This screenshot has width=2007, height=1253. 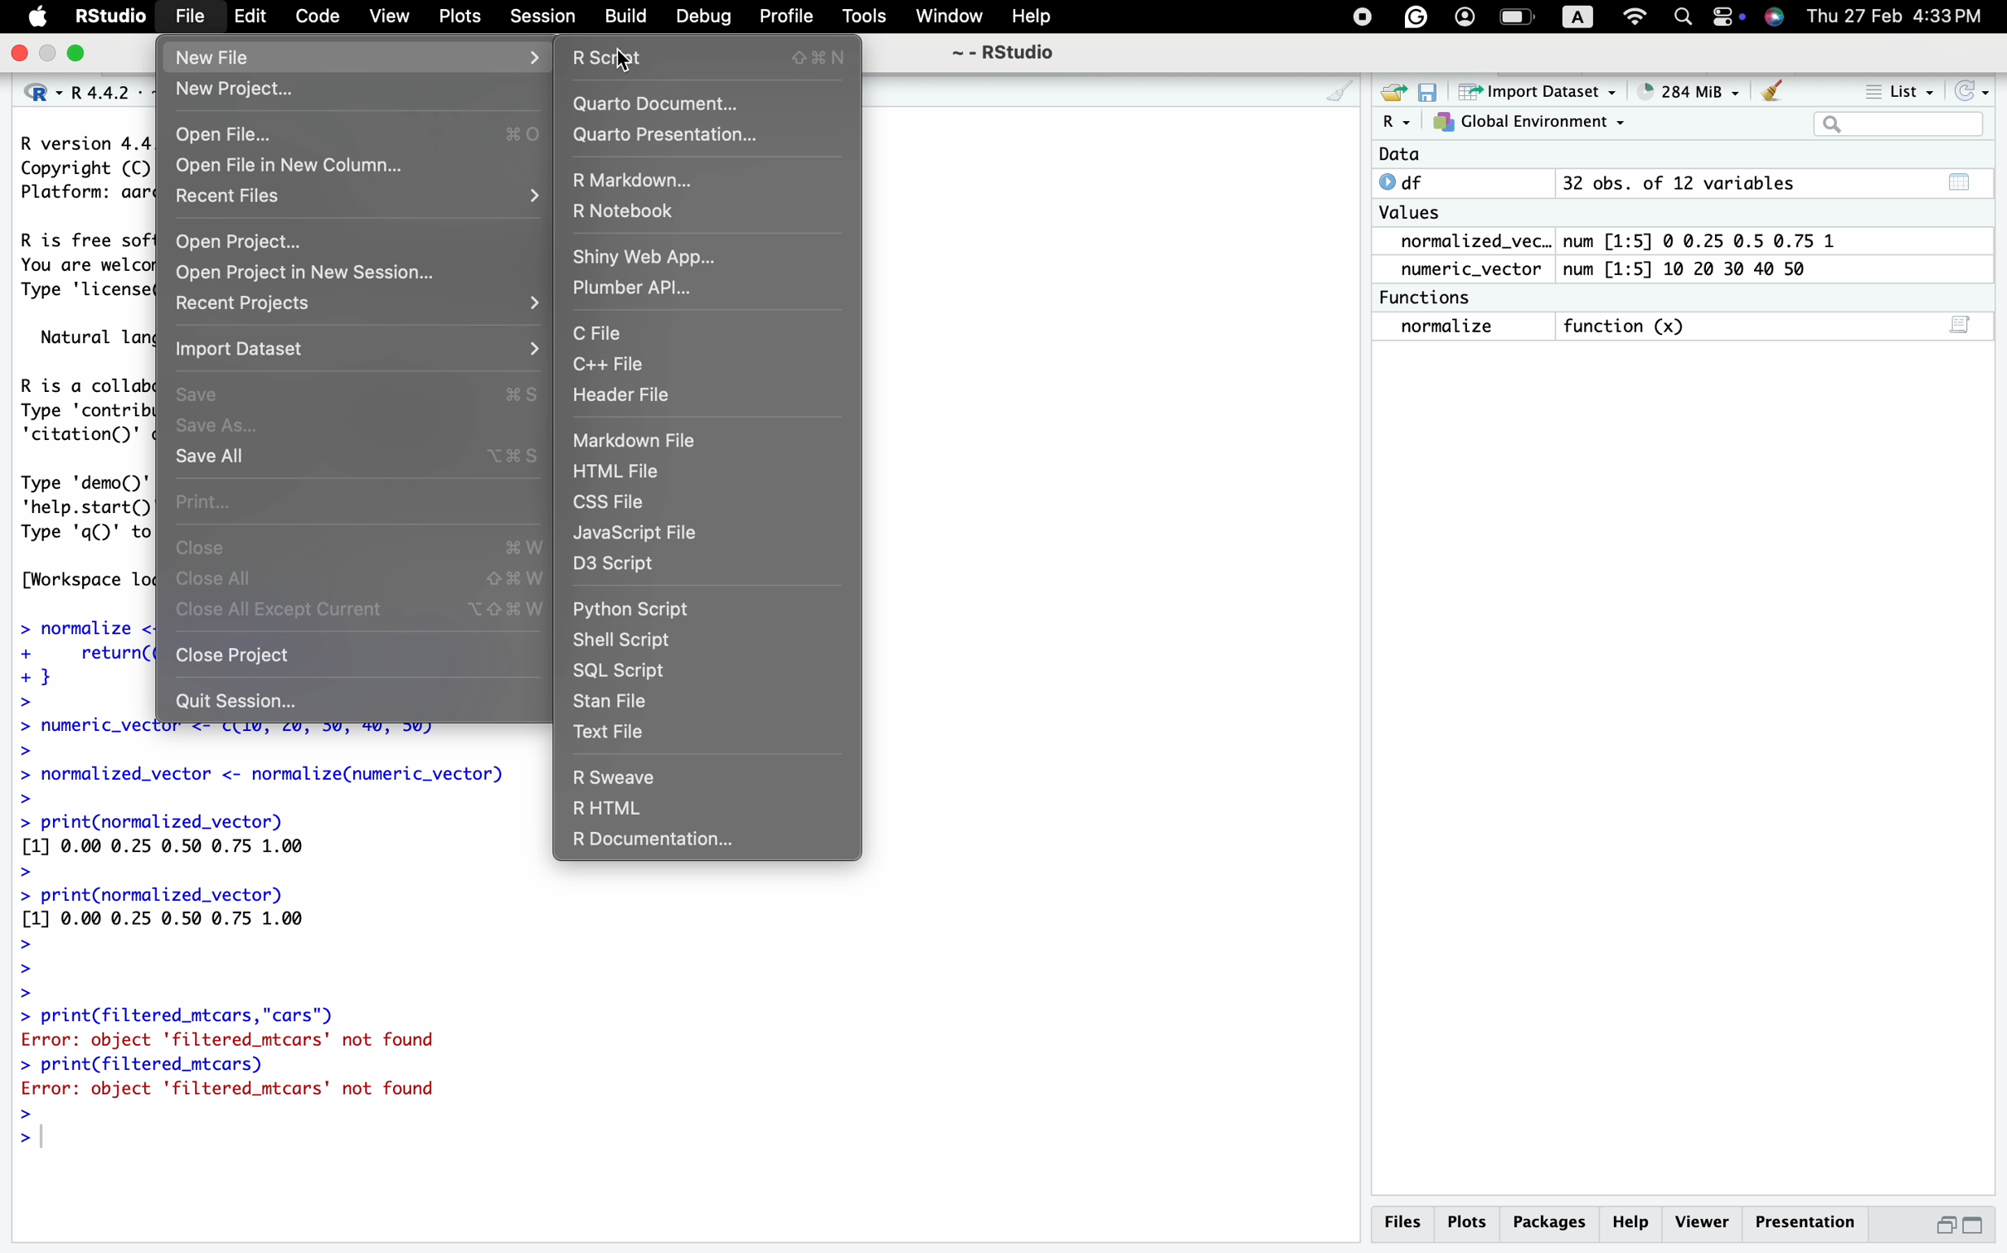 I want to click on Quit Session..., so click(x=236, y=701).